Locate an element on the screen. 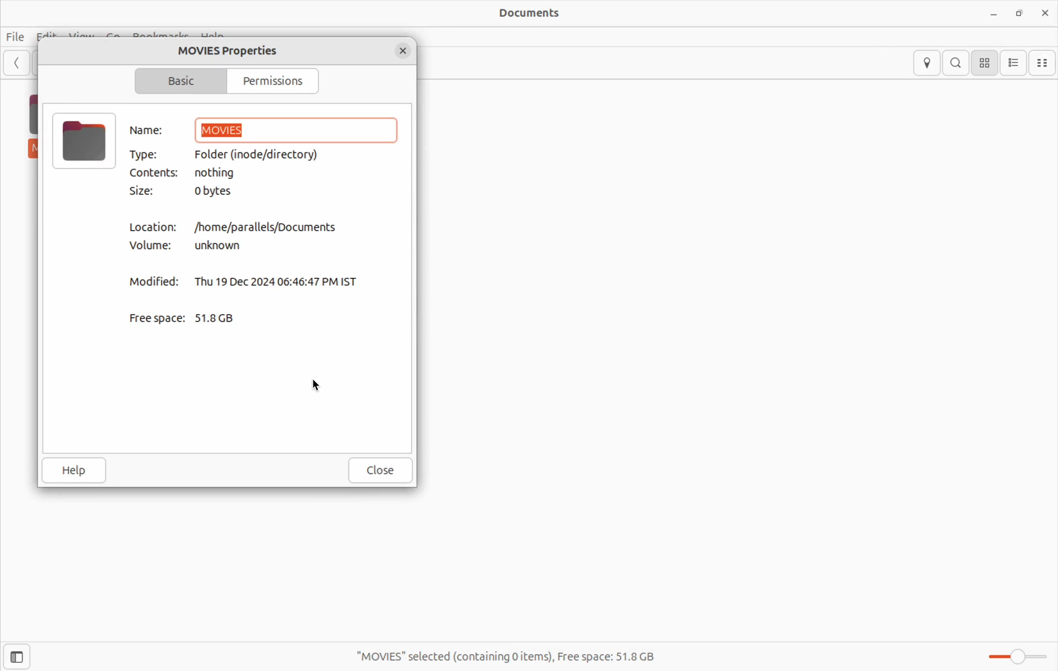 The width and height of the screenshot is (1058, 671). Folder (inode/directory) is located at coordinates (269, 154).